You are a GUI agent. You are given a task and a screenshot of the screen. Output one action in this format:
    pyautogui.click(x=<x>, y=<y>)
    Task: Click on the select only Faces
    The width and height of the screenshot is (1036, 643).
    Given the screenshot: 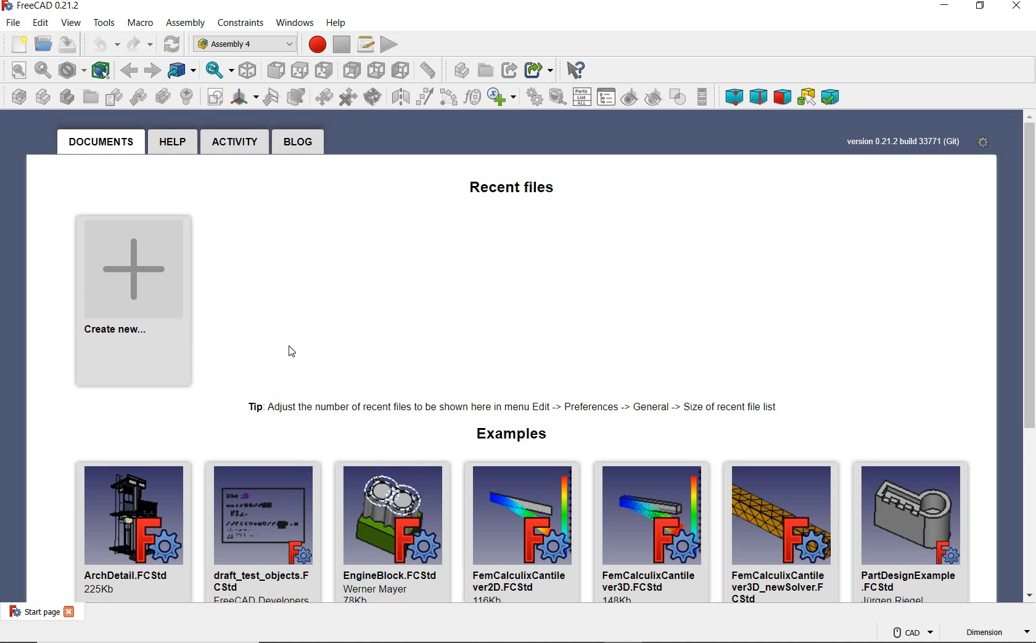 What is the action you would take?
    pyautogui.click(x=782, y=97)
    